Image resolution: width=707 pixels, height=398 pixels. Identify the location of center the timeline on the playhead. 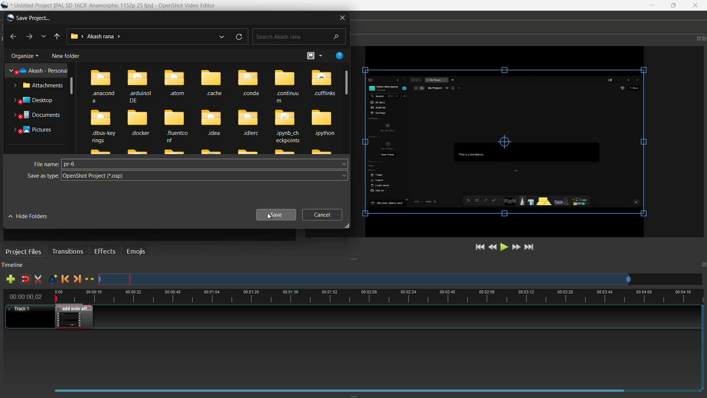
(90, 279).